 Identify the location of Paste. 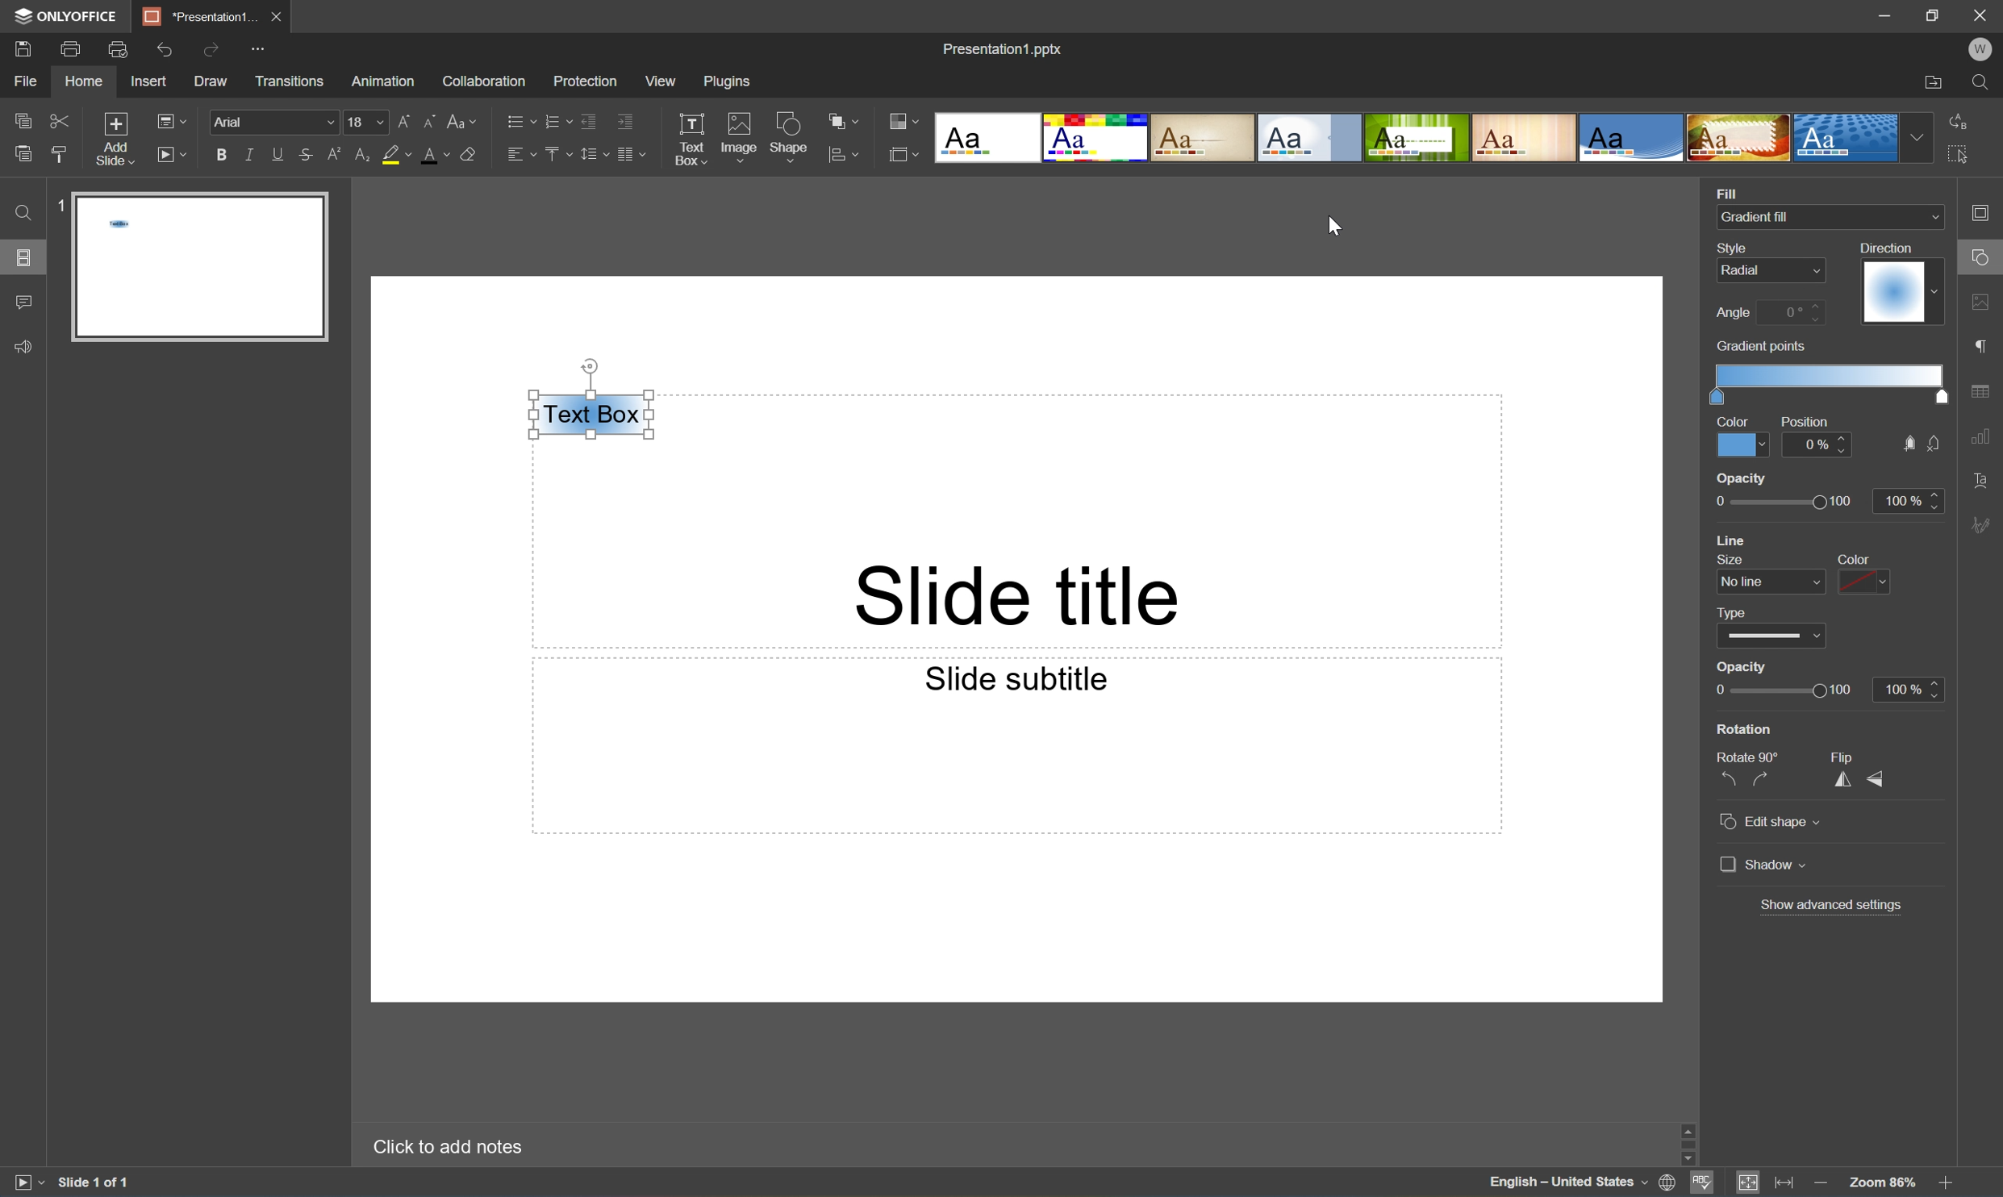
(19, 153).